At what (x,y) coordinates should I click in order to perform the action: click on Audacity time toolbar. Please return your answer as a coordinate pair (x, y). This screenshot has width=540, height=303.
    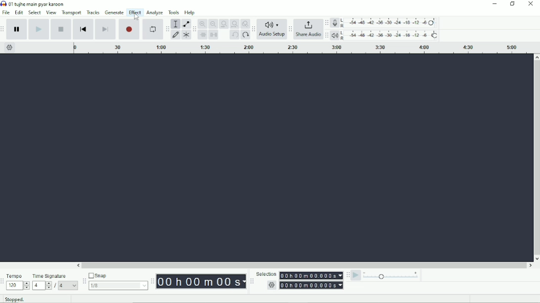
    Looking at the image, I should click on (152, 281).